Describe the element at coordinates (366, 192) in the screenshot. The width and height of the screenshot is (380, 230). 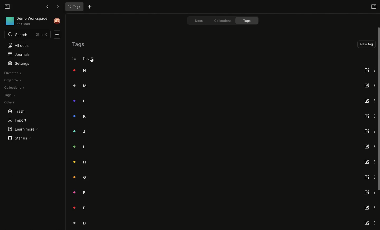
I see `Rename` at that location.